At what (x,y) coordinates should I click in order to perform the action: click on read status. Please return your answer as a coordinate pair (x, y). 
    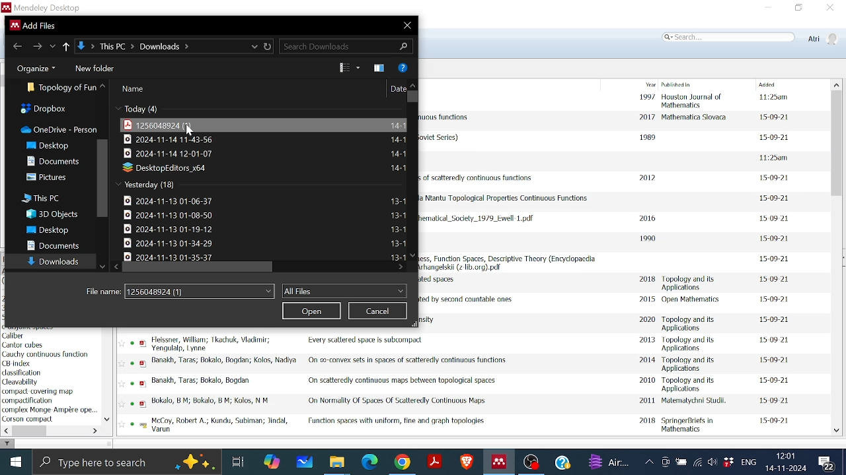
    Looking at the image, I should click on (135, 383).